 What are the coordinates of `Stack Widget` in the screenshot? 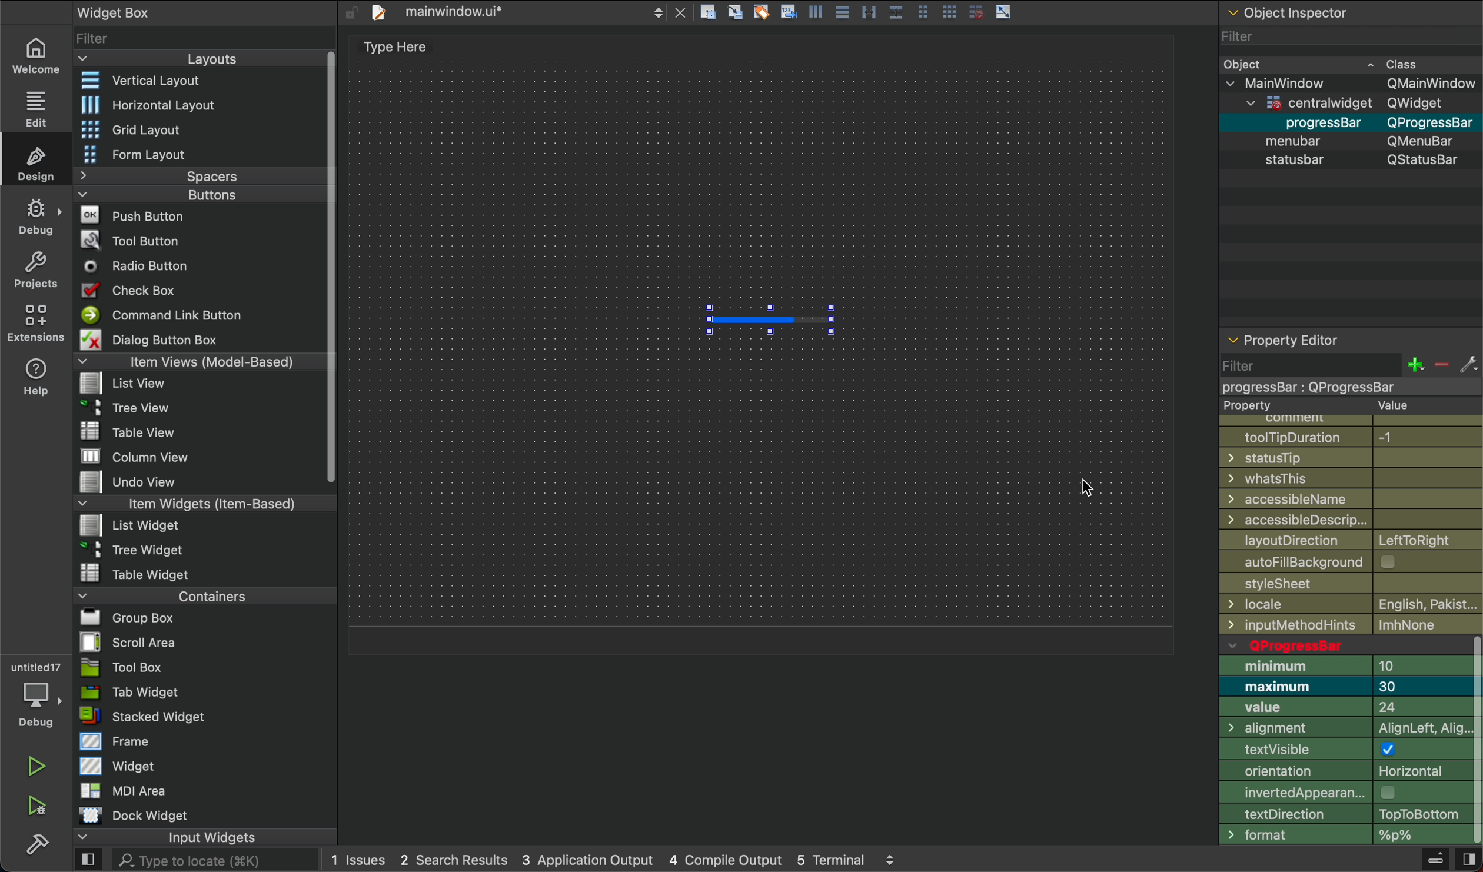 It's located at (184, 717).